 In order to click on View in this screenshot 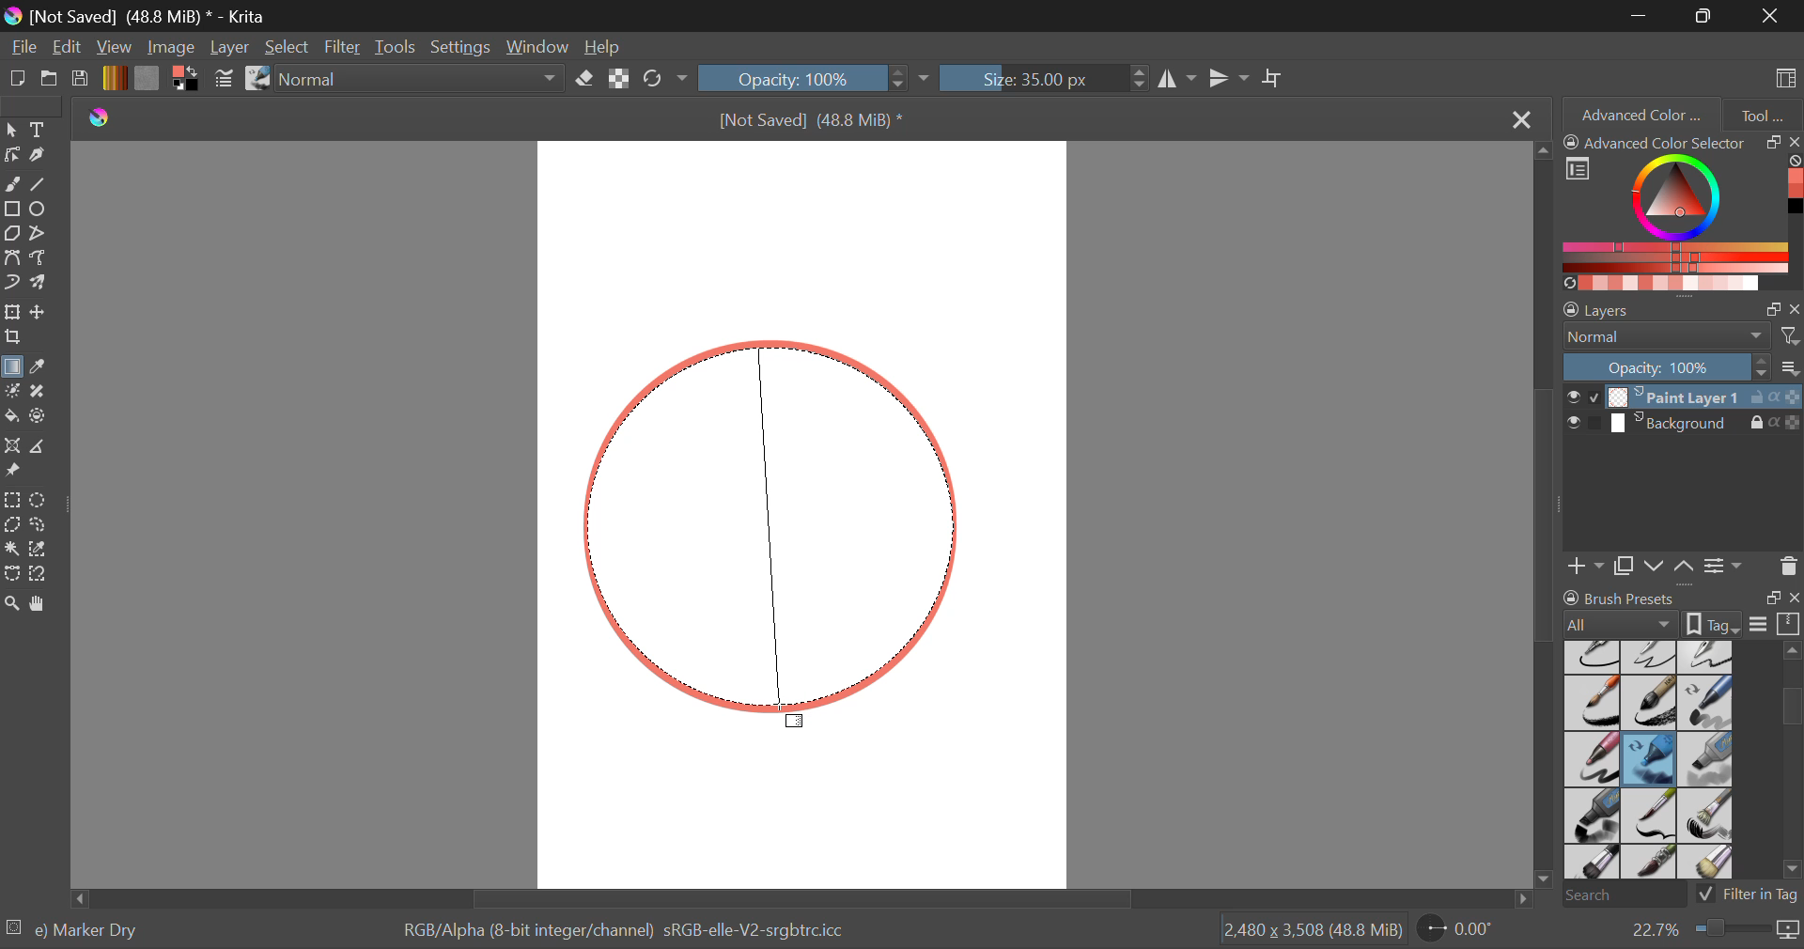, I will do `click(117, 48)`.